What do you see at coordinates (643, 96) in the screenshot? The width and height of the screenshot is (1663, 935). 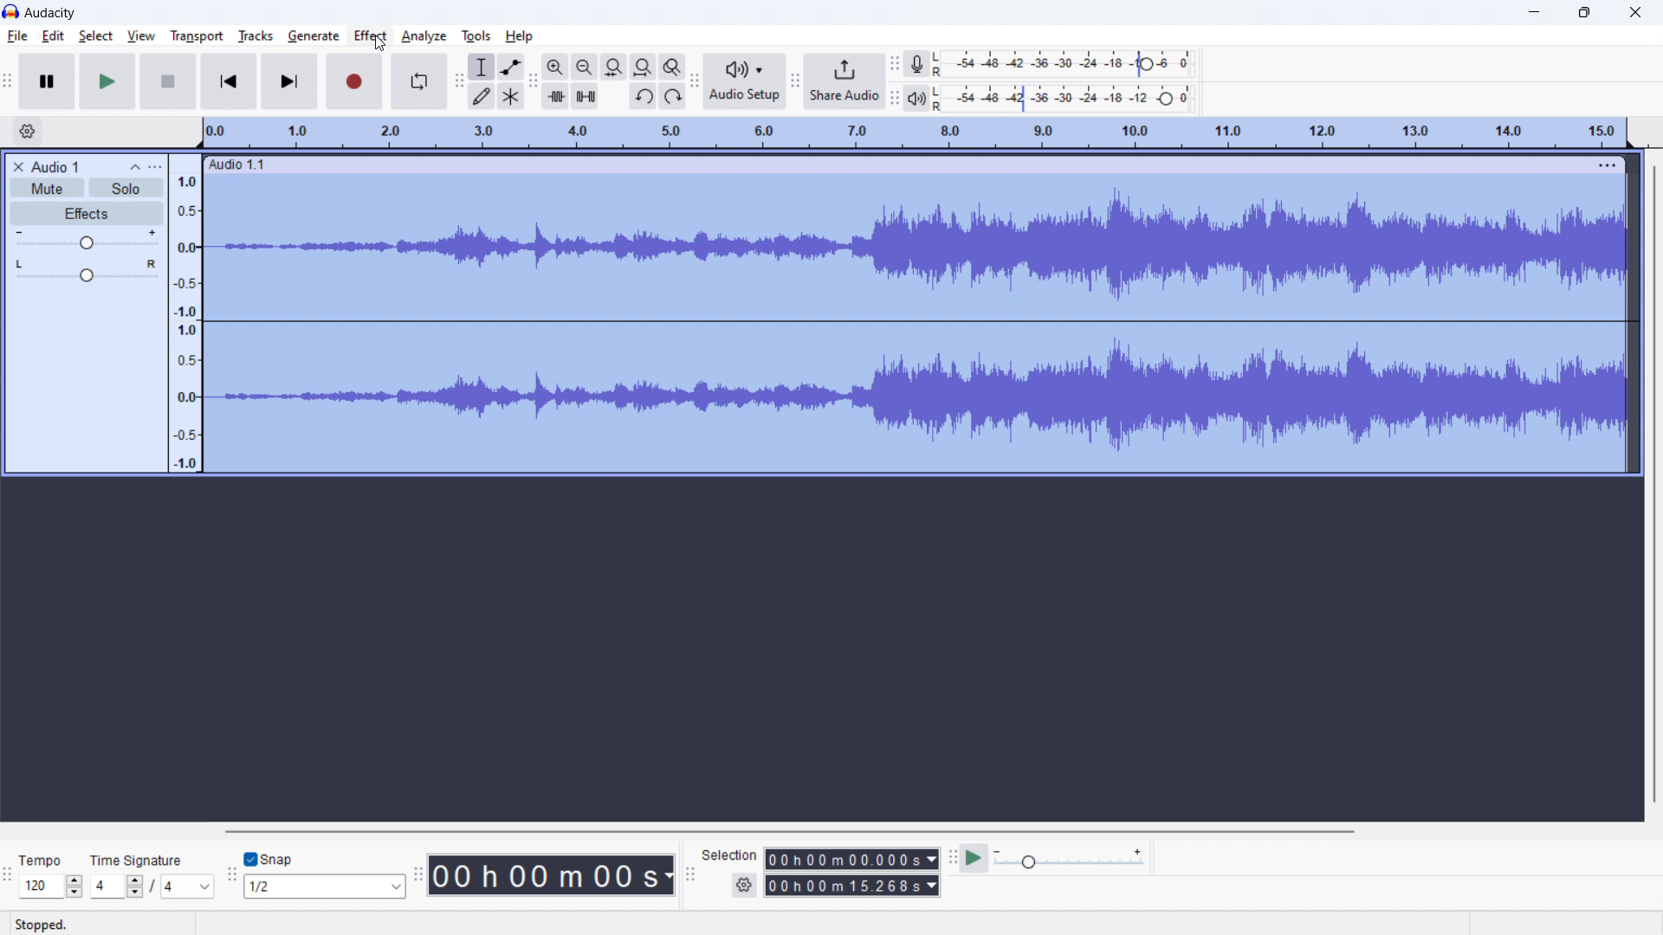 I see `undo` at bounding box center [643, 96].